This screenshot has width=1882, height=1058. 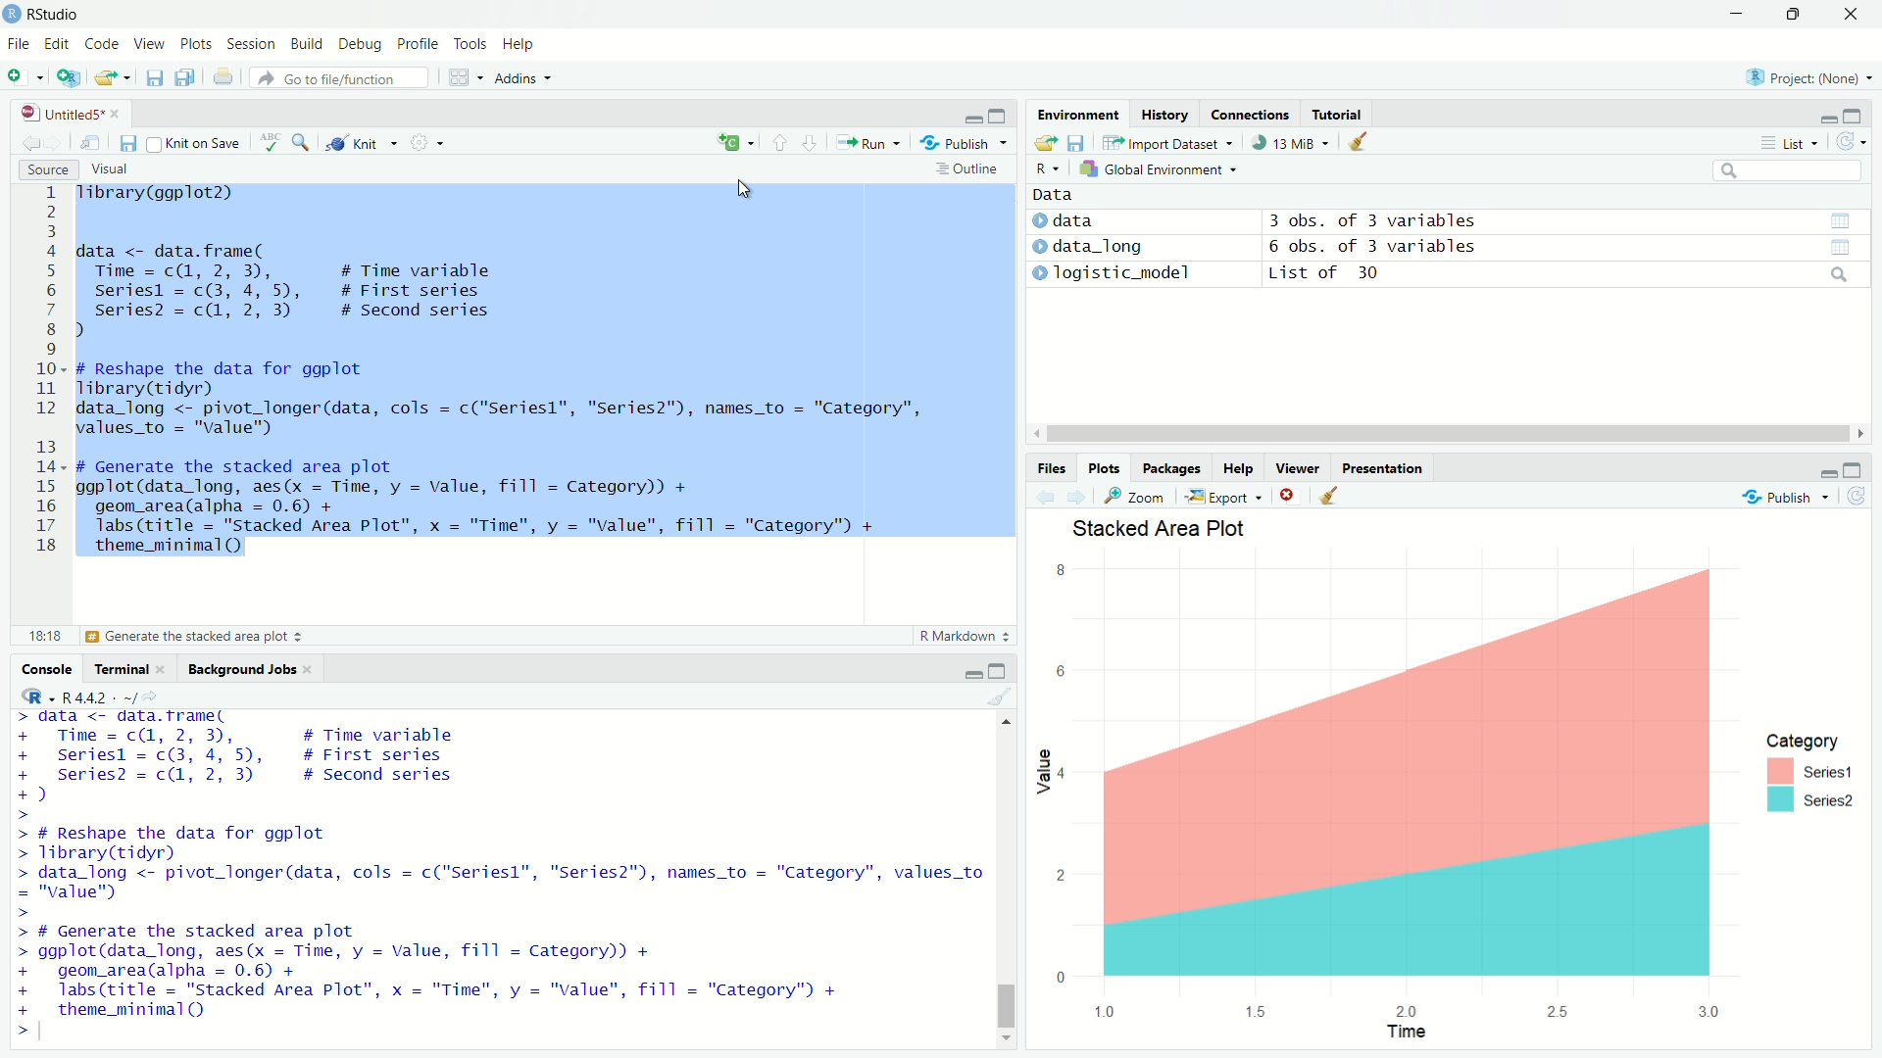 What do you see at coordinates (100, 43) in the screenshot?
I see `Code` at bounding box center [100, 43].